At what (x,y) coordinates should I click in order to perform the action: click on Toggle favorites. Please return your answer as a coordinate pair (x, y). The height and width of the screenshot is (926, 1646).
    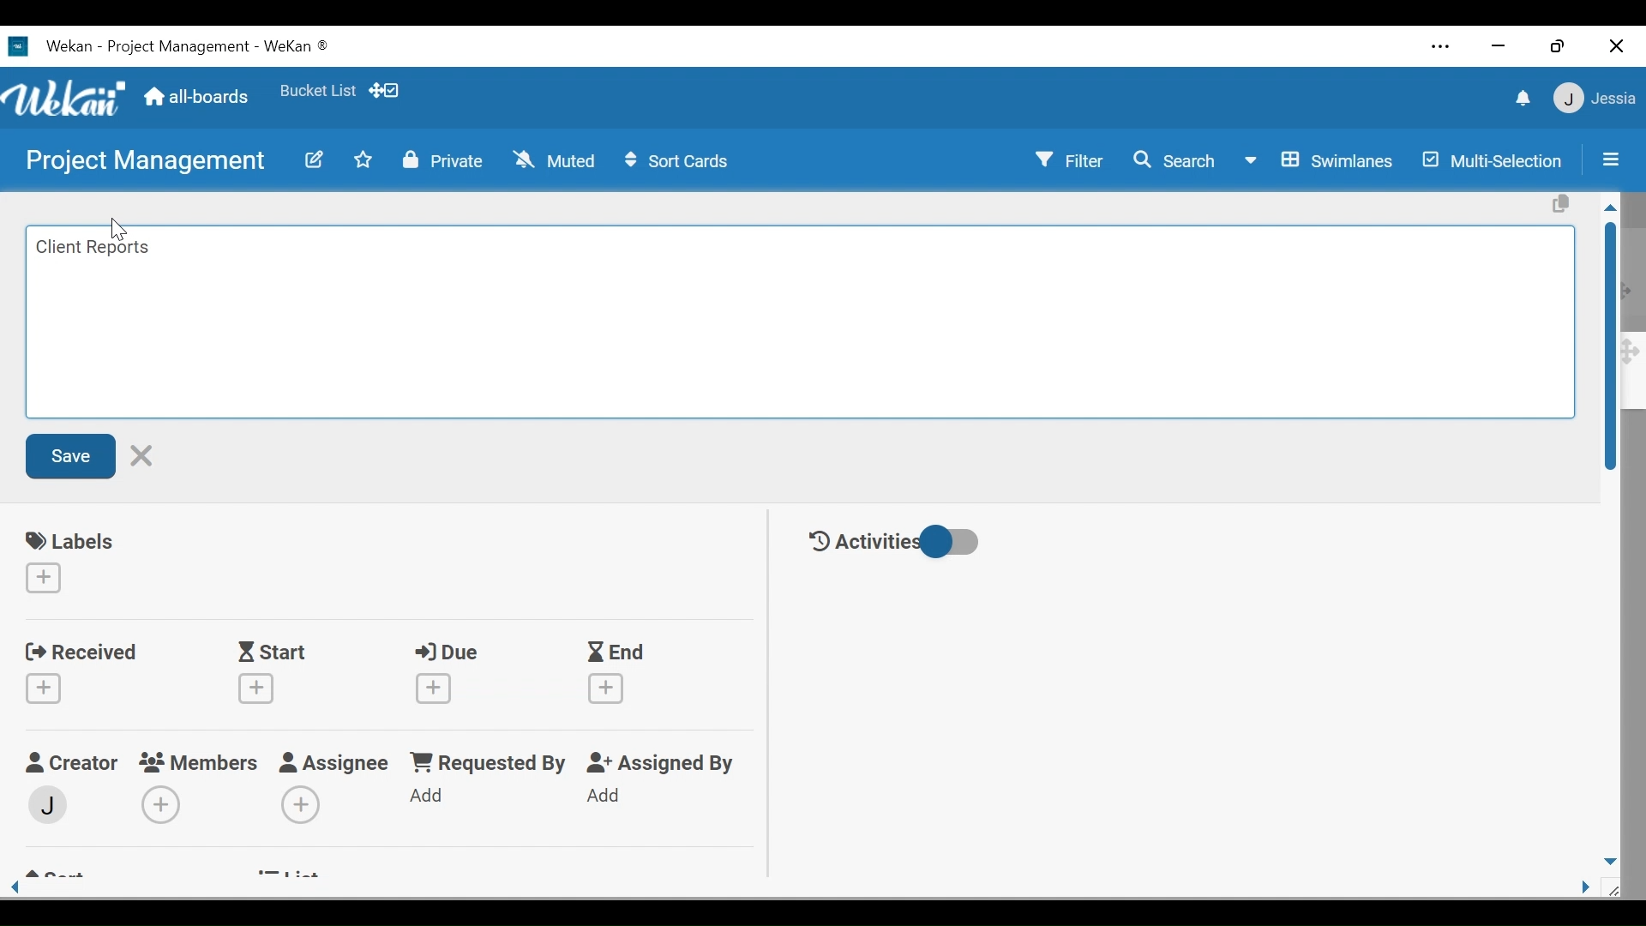
    Looking at the image, I should click on (363, 160).